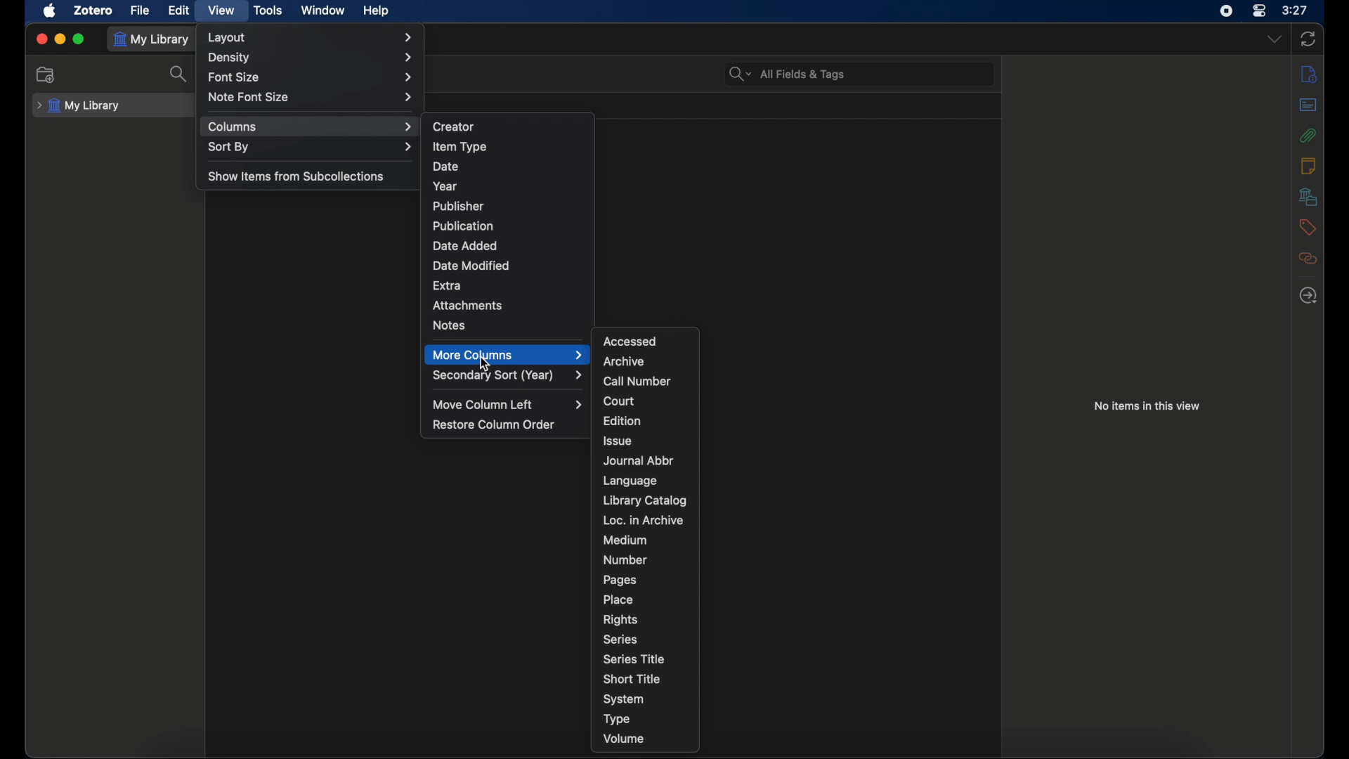 The width and height of the screenshot is (1349, 759). I want to click on related, so click(1308, 257).